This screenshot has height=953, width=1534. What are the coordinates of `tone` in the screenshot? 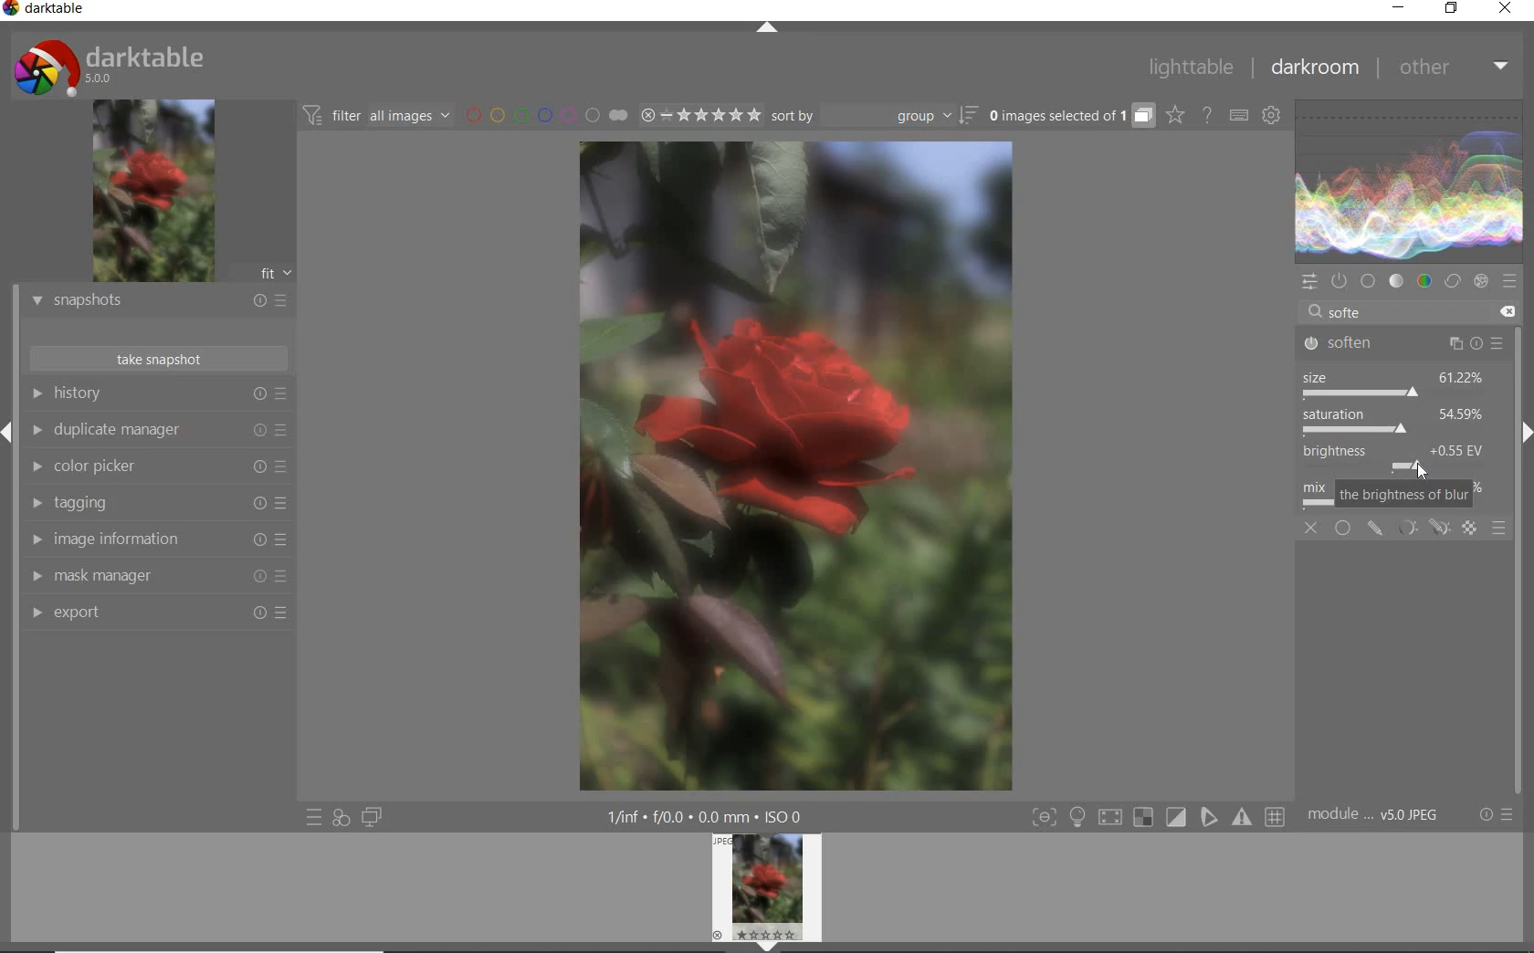 It's located at (1396, 282).